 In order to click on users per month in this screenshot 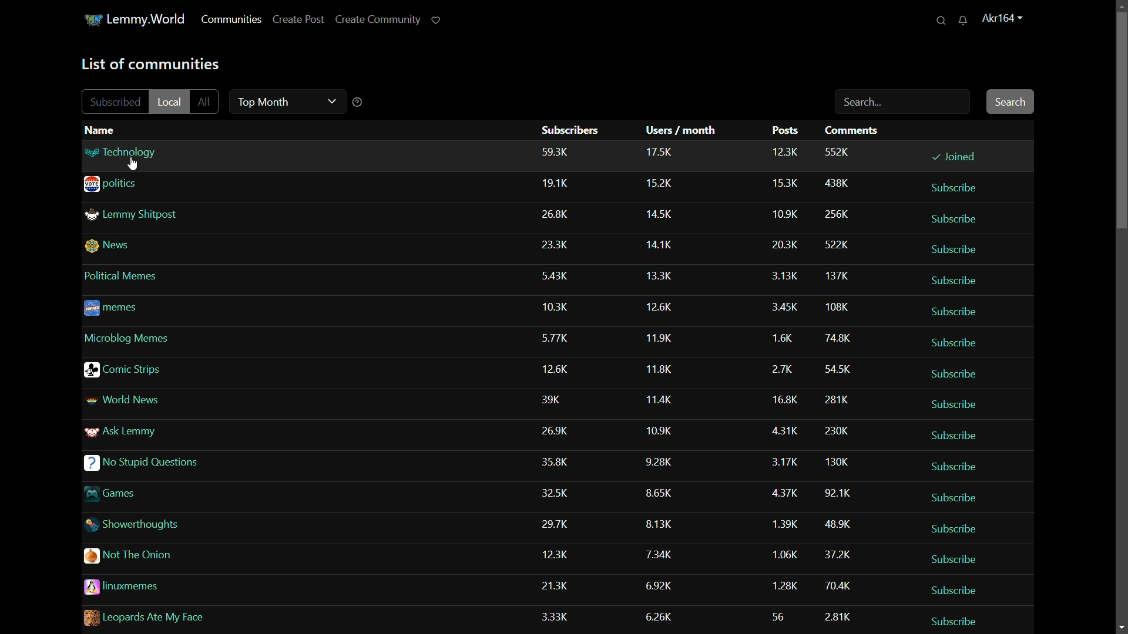, I will do `click(657, 385)`.